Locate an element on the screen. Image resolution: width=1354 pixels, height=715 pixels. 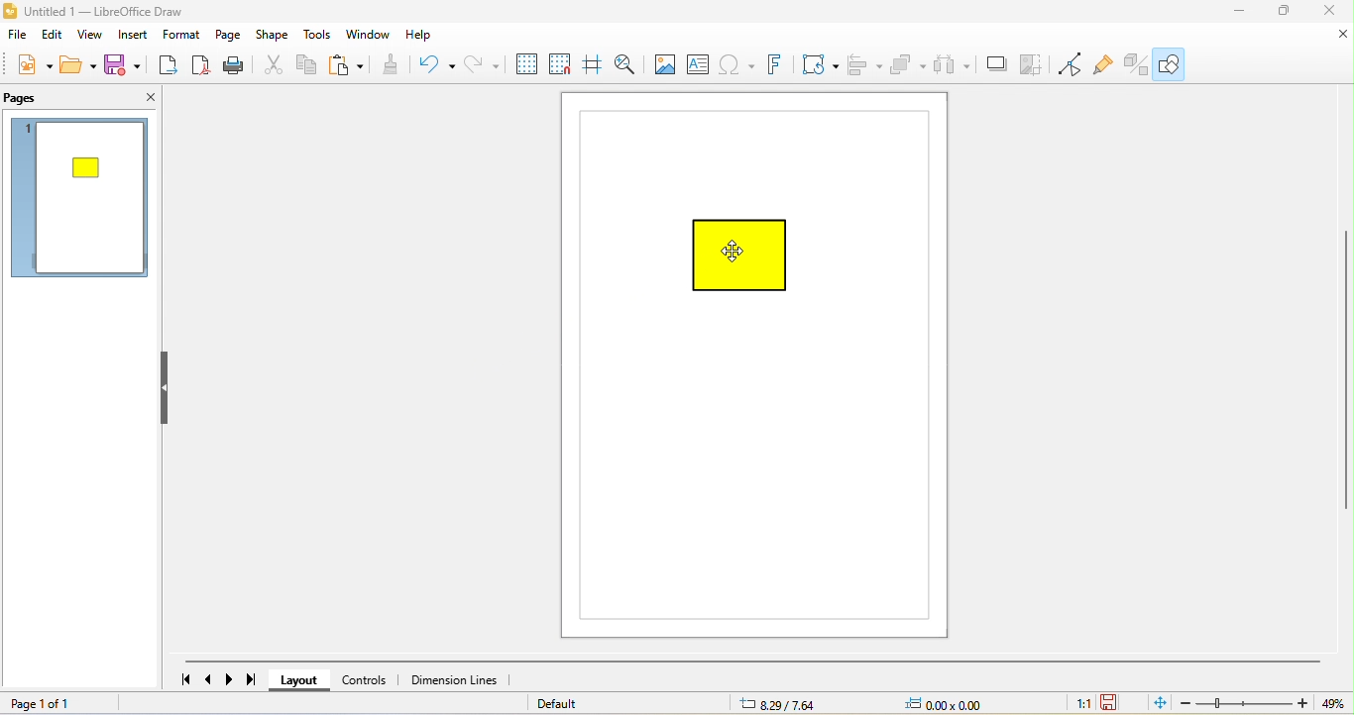
format is located at coordinates (185, 37).